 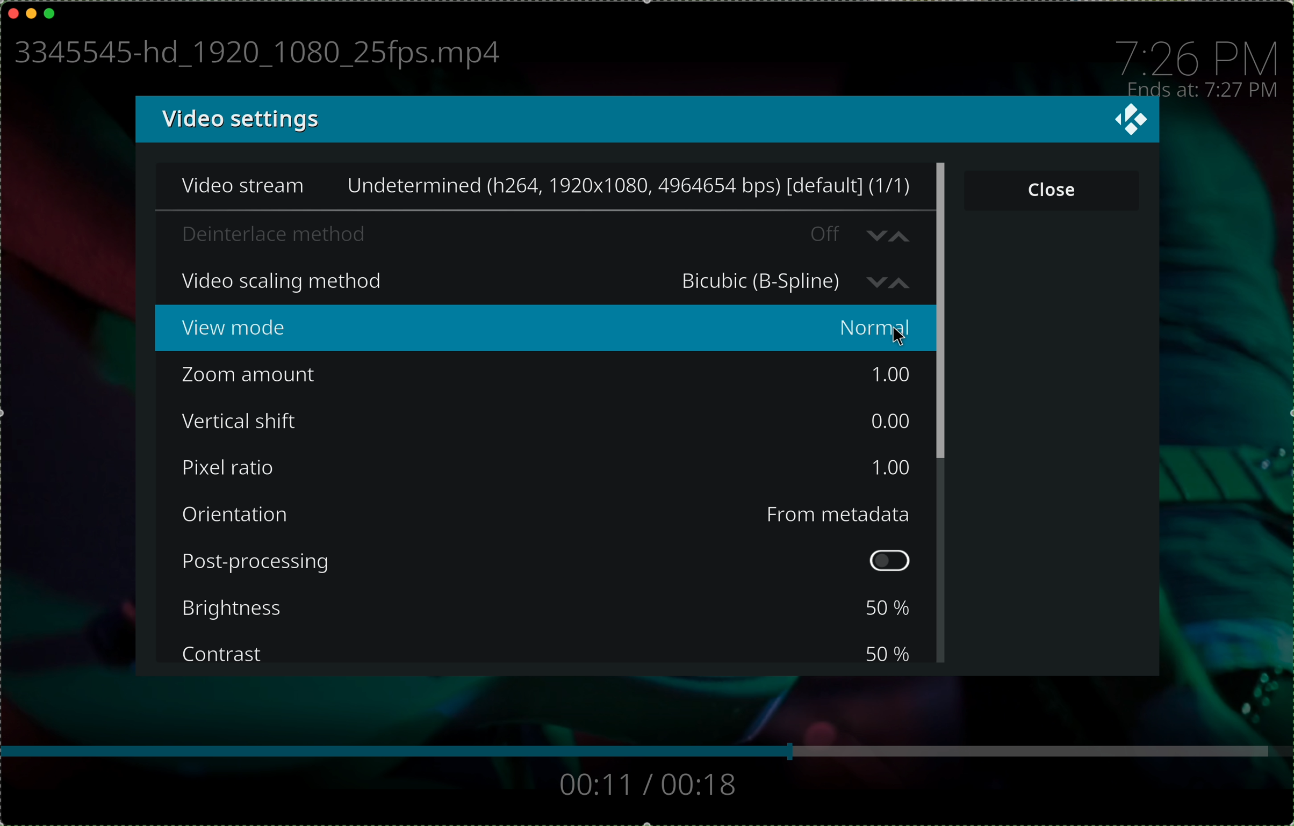 I want to click on scroll bar, so click(x=943, y=412).